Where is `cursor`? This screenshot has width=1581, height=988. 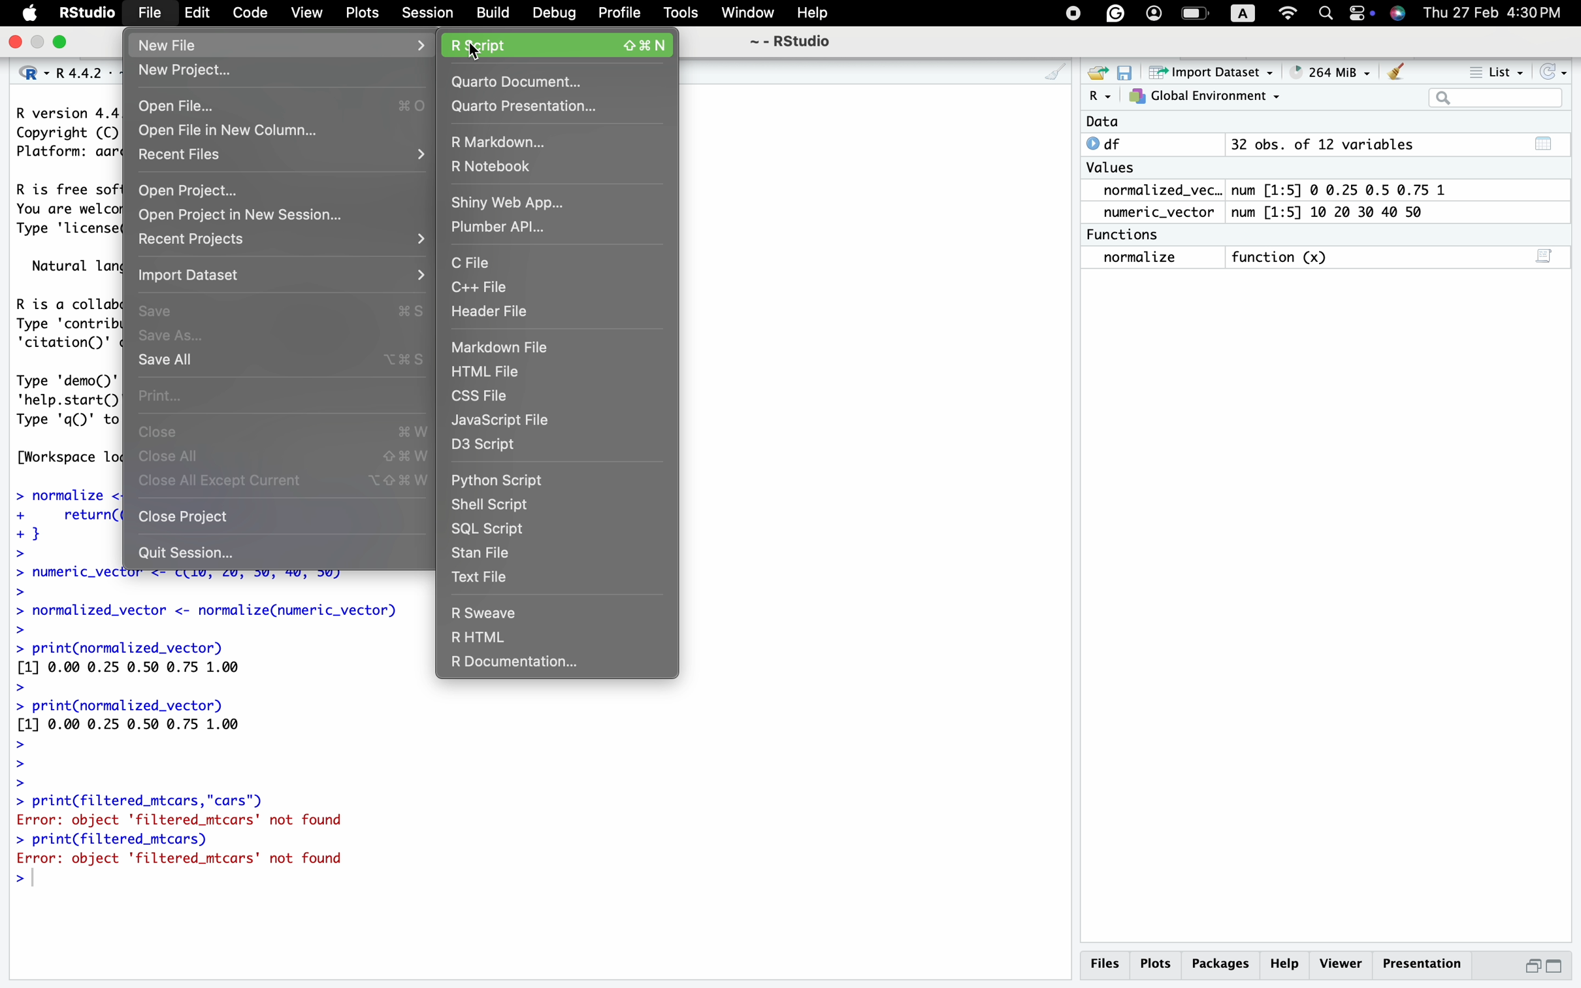
cursor is located at coordinates (478, 54).